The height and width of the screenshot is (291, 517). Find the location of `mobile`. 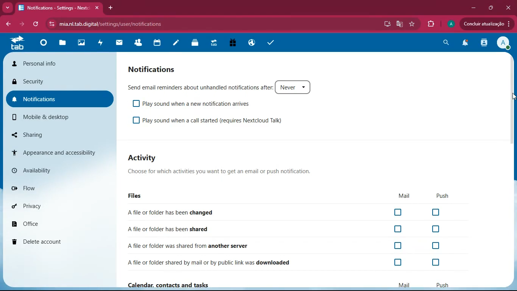

mobile is located at coordinates (54, 117).